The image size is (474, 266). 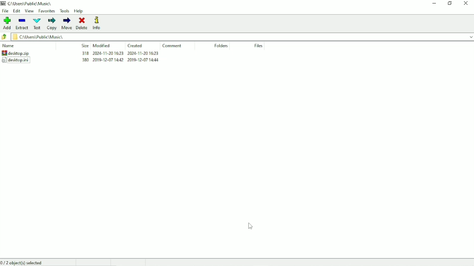 What do you see at coordinates (30, 11) in the screenshot?
I see `View` at bounding box center [30, 11].